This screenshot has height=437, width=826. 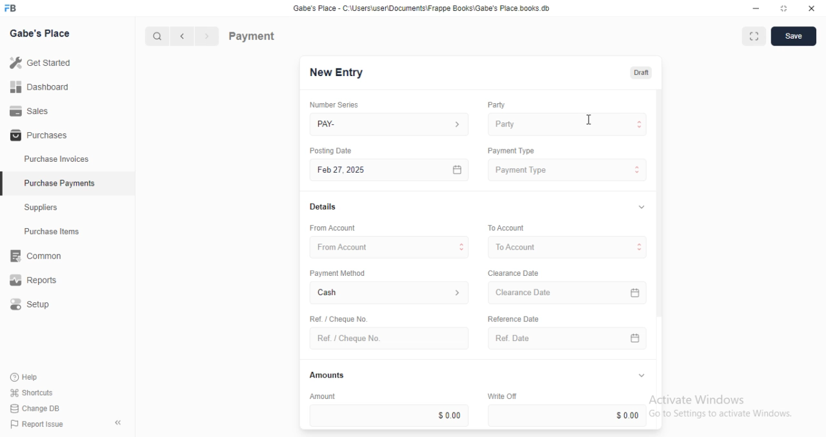 I want to click on Write Off, so click(x=501, y=396).